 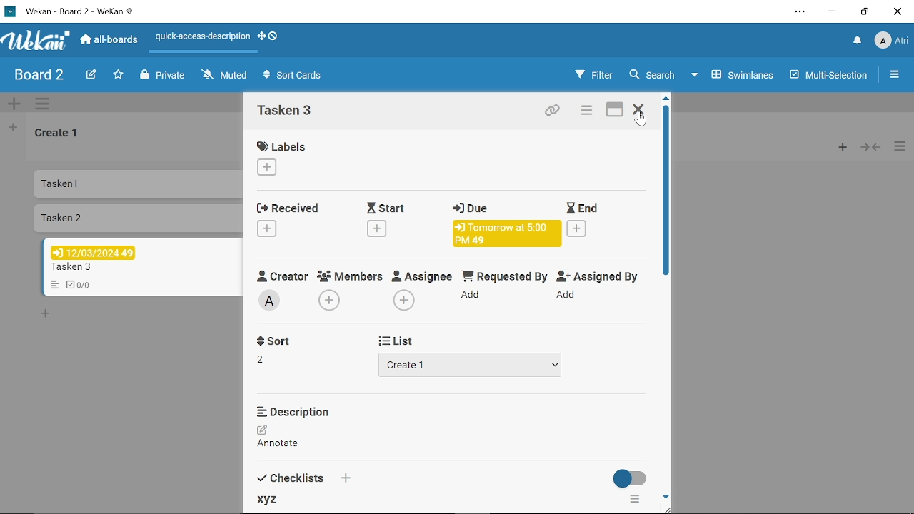 What do you see at coordinates (584, 109) in the screenshot?
I see `Card actions` at bounding box center [584, 109].